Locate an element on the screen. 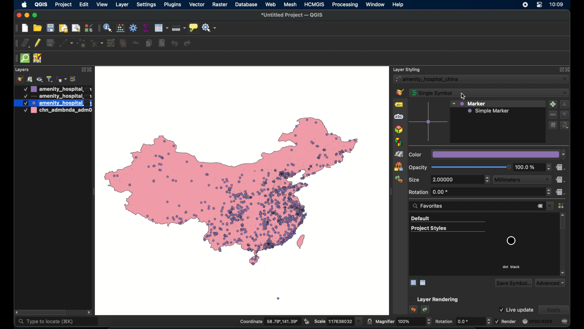 The image size is (584, 329). QGIS is located at coordinates (41, 4).